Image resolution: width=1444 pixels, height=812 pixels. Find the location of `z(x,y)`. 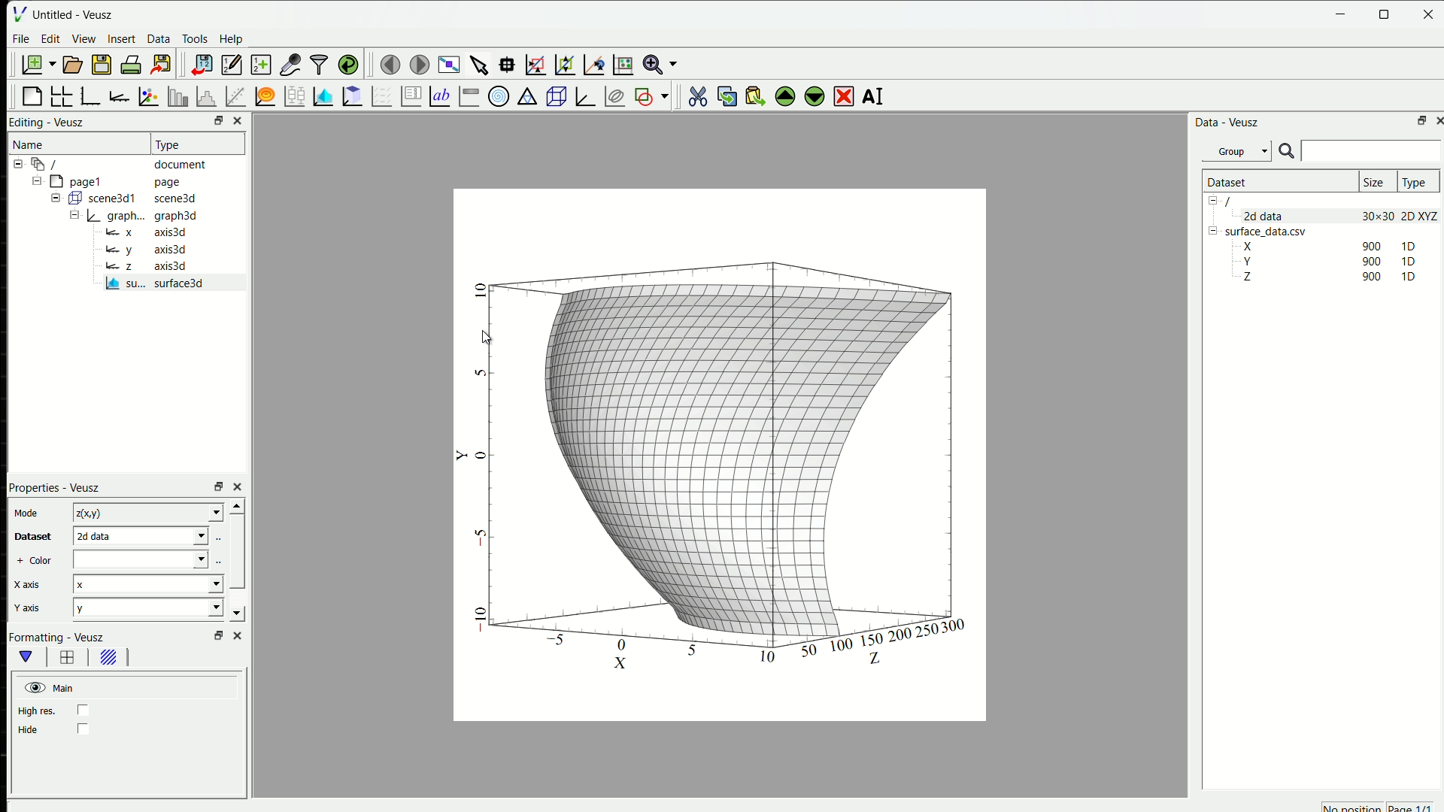

z(x,y) is located at coordinates (138, 512).